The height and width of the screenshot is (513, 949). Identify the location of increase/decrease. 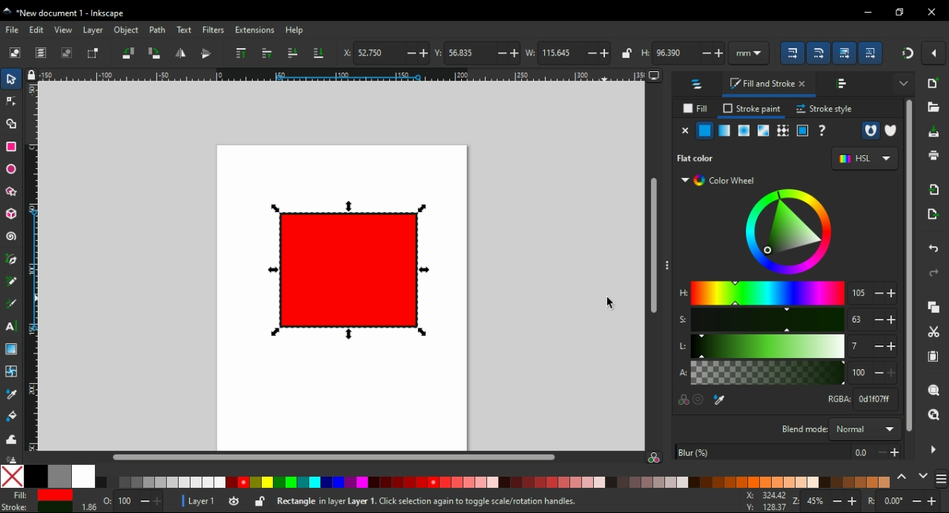
(151, 501).